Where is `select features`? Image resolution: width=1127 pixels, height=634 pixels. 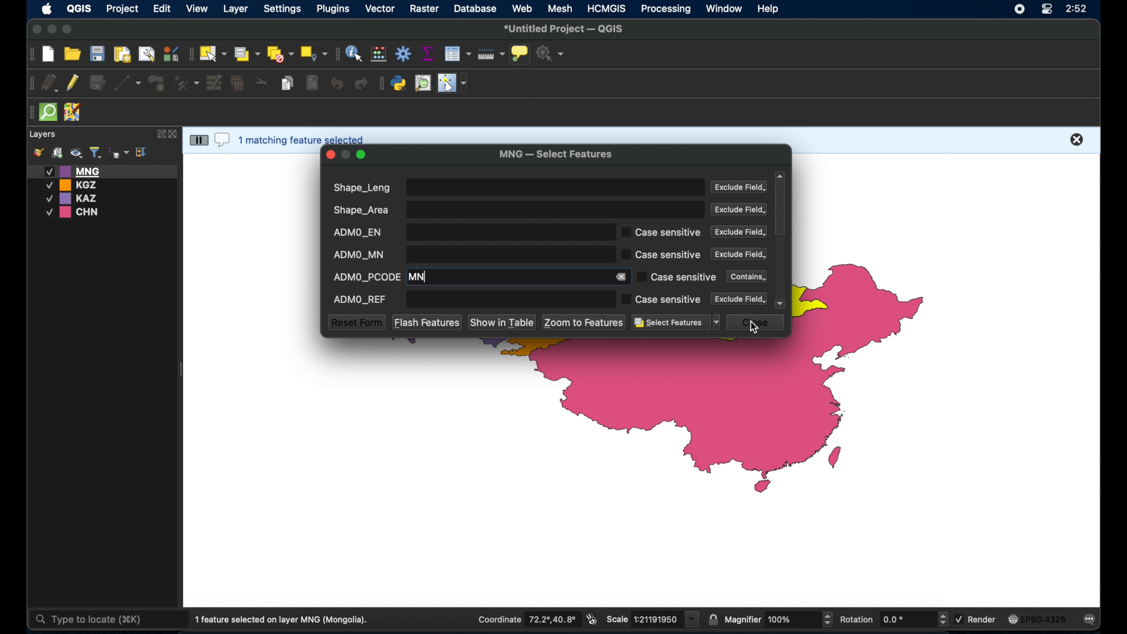
select features is located at coordinates (676, 323).